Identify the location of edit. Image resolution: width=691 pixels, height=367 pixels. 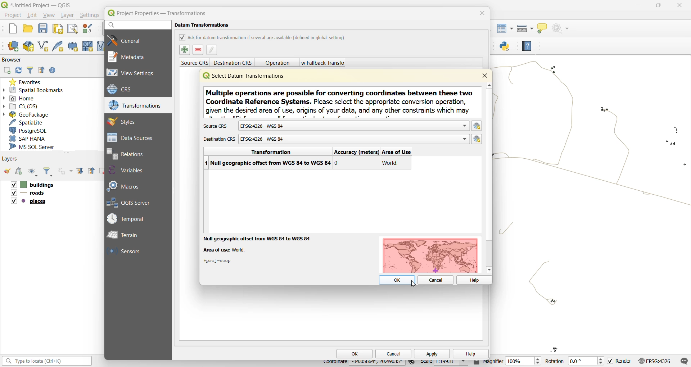
(32, 15).